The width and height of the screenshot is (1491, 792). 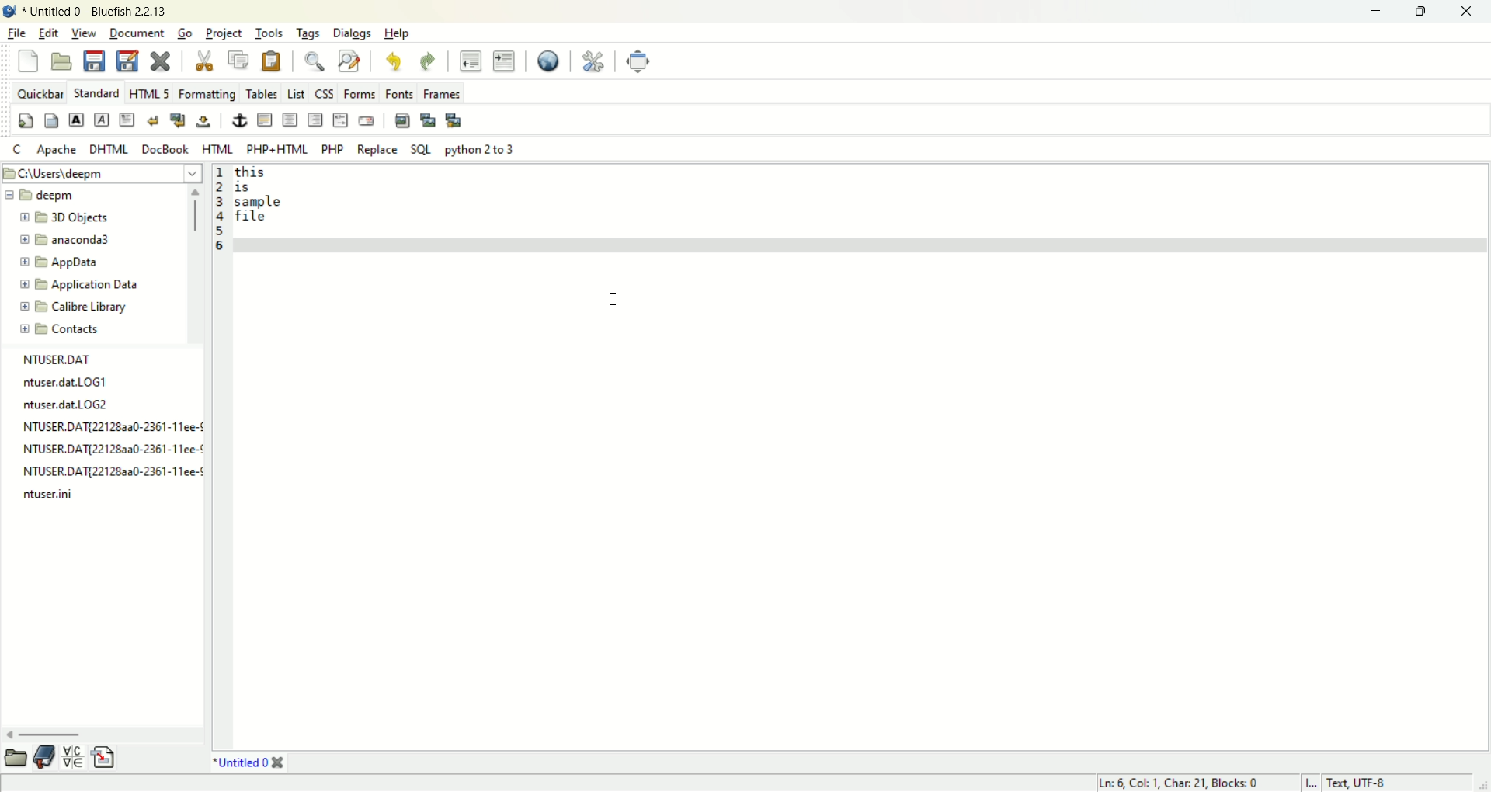 What do you see at coordinates (325, 92) in the screenshot?
I see `CSS` at bounding box center [325, 92].